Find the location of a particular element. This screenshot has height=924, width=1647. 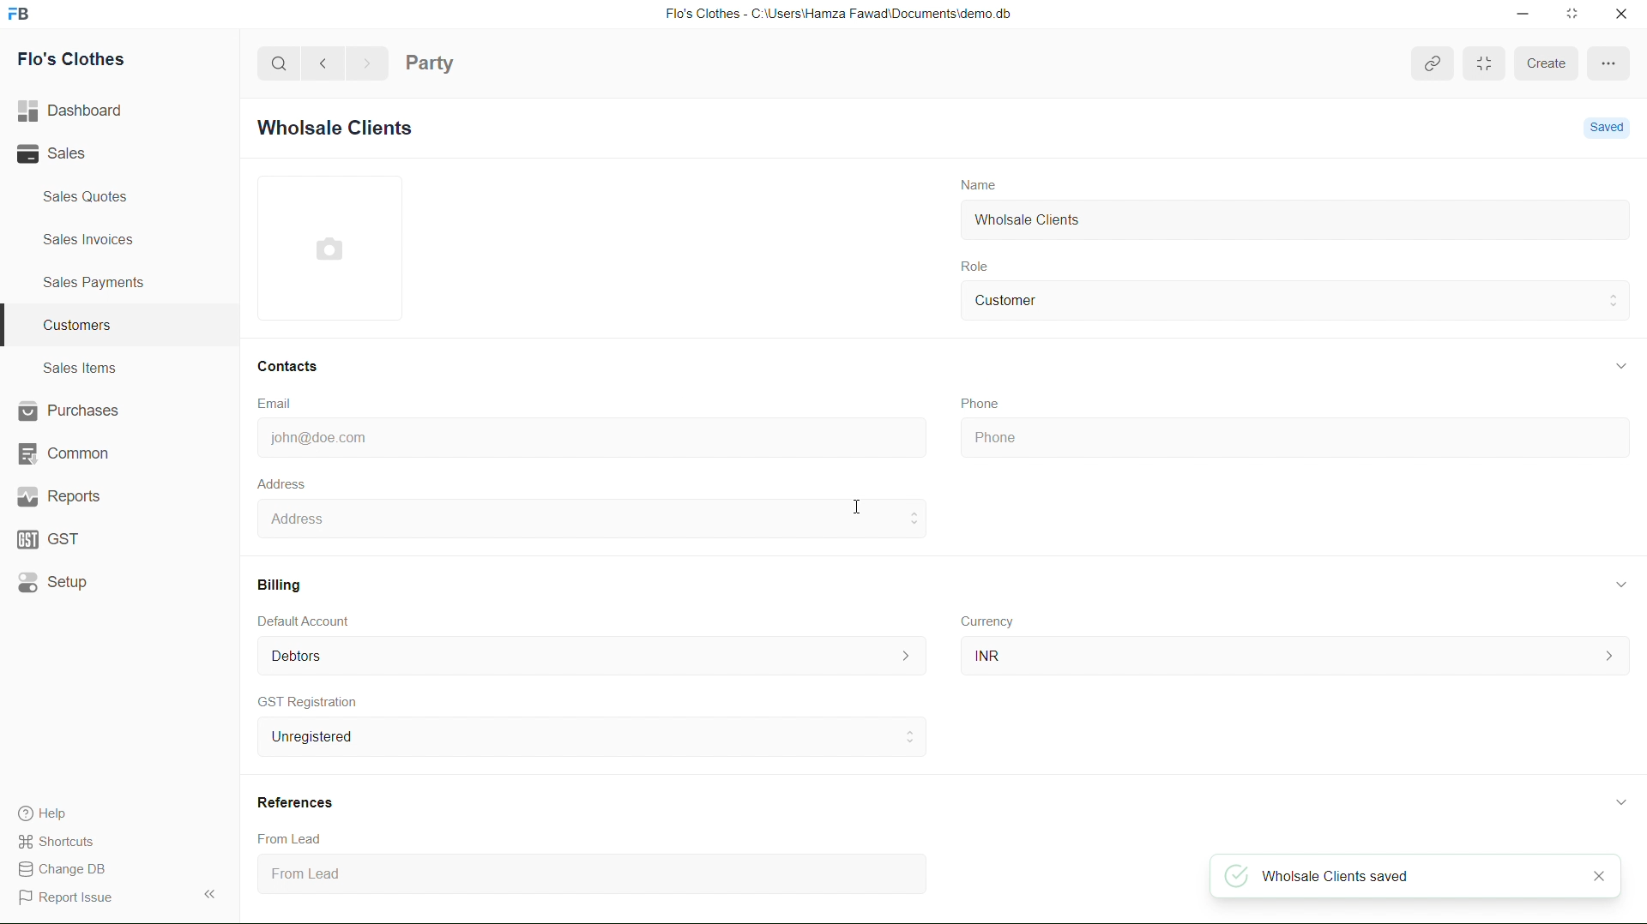

Sales is located at coordinates (60, 155).